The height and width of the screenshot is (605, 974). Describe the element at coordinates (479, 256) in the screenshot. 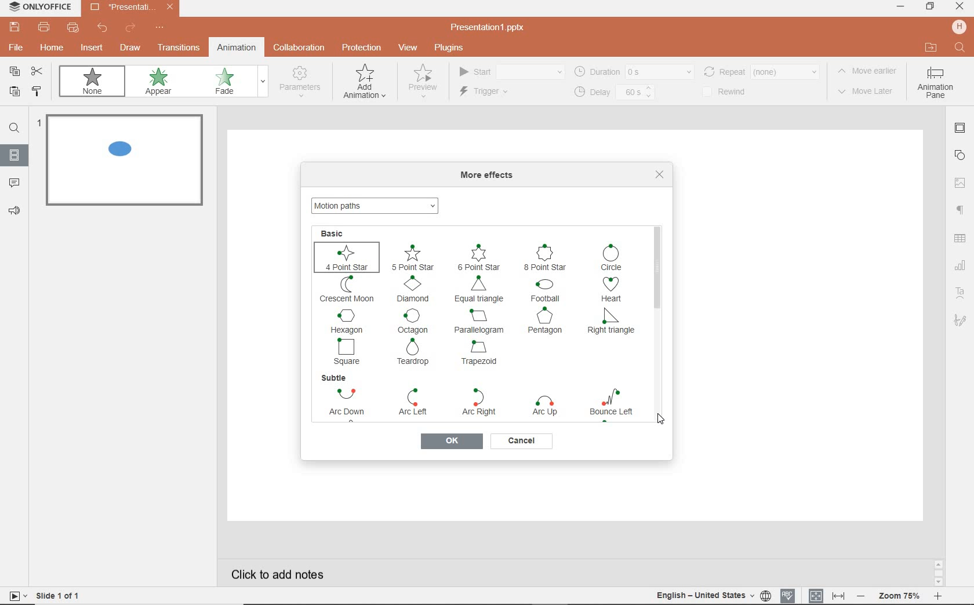

I see `6 POINT STAR` at that location.